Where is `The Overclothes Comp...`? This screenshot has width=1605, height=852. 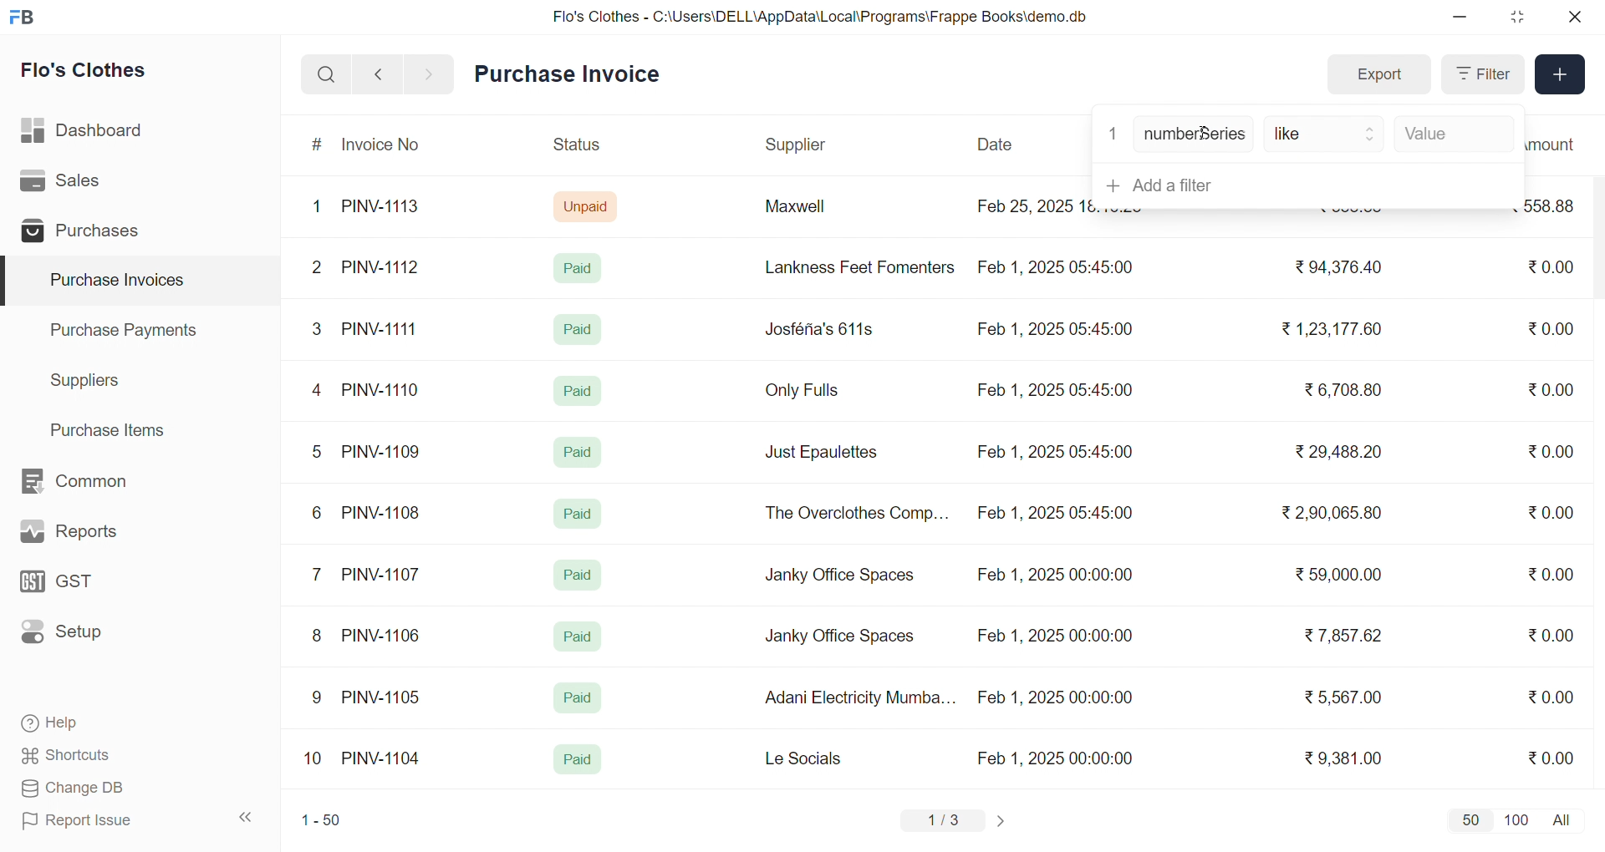
The Overclothes Comp... is located at coordinates (854, 512).